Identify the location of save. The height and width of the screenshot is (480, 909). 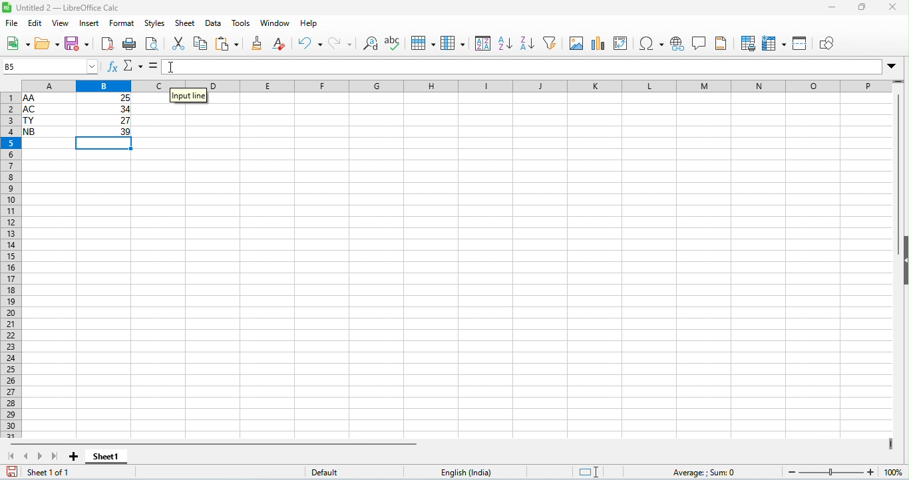
(77, 43).